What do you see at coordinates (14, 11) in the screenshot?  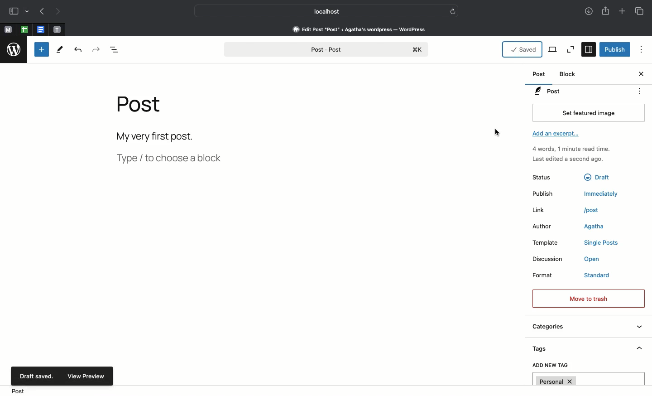 I see `Sidebar` at bounding box center [14, 11].